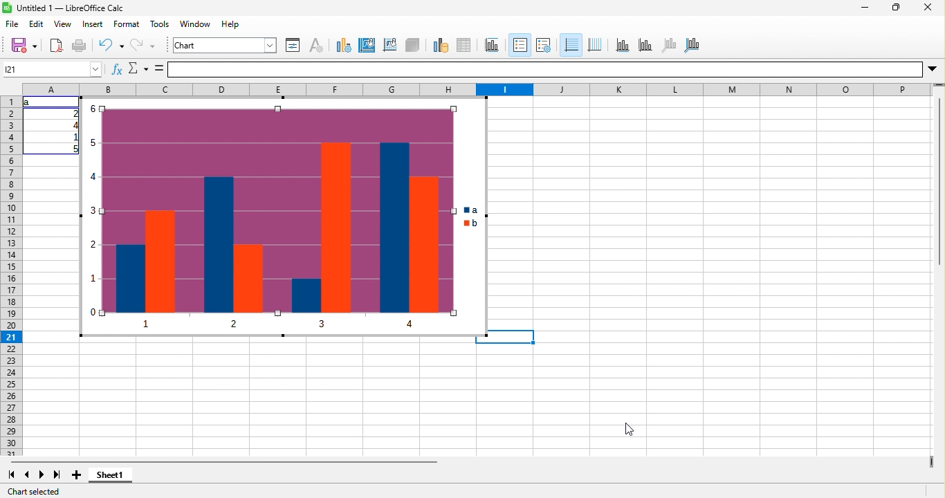  I want to click on minimize, so click(865, 8).